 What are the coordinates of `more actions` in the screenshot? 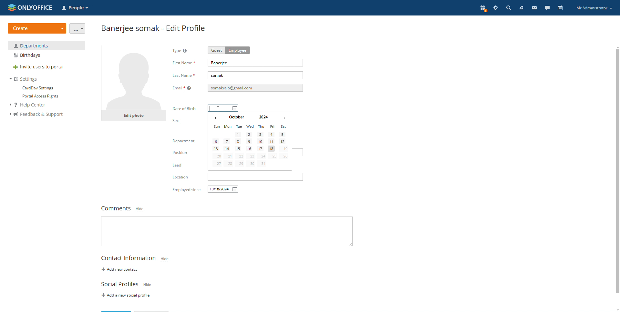 It's located at (78, 28).